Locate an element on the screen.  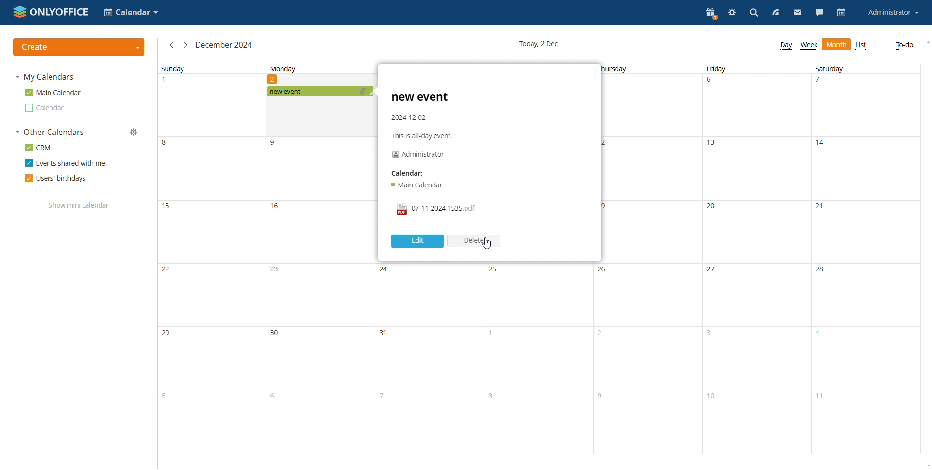
2 is located at coordinates (600, 335).